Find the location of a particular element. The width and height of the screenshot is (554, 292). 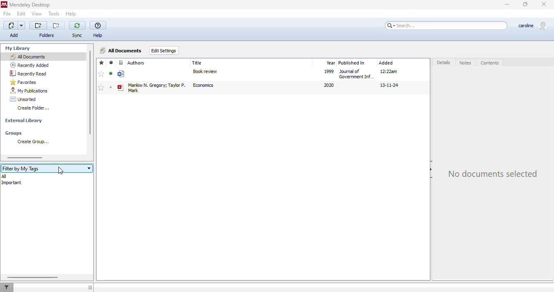

groups is located at coordinates (13, 133).